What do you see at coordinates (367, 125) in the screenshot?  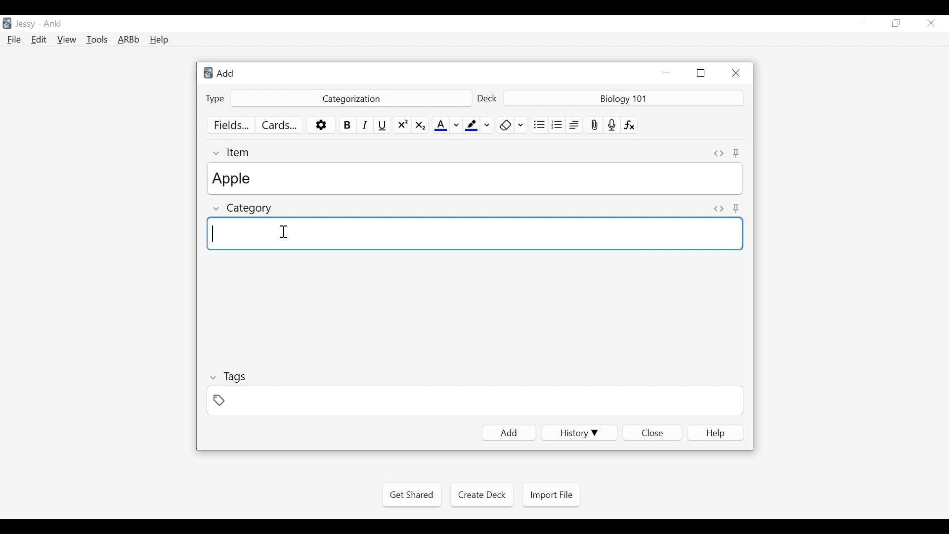 I see `Italics` at bounding box center [367, 125].